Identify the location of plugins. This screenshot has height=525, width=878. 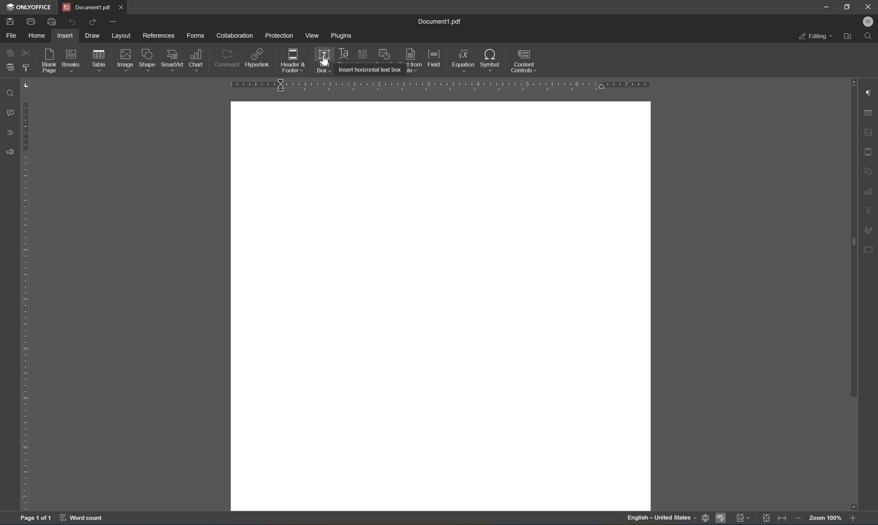
(342, 36).